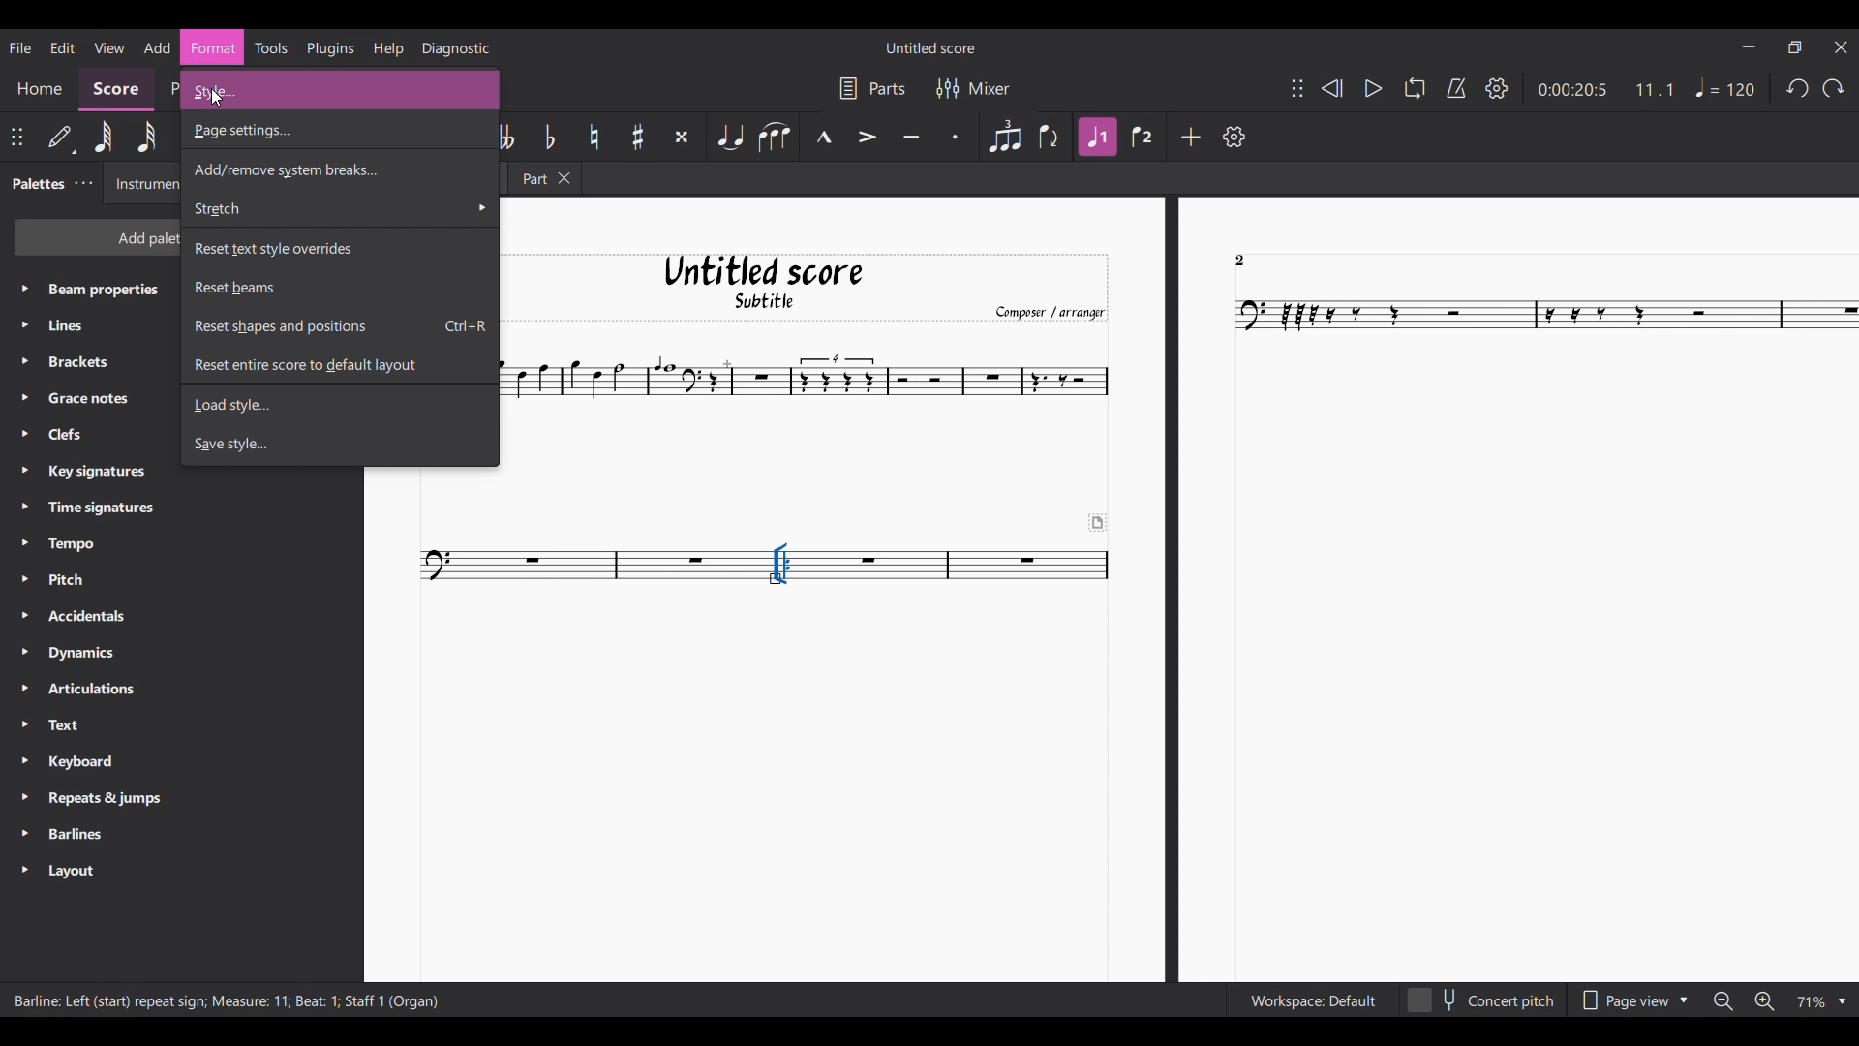  What do you see at coordinates (64, 48) in the screenshot?
I see `Edit menu` at bounding box center [64, 48].